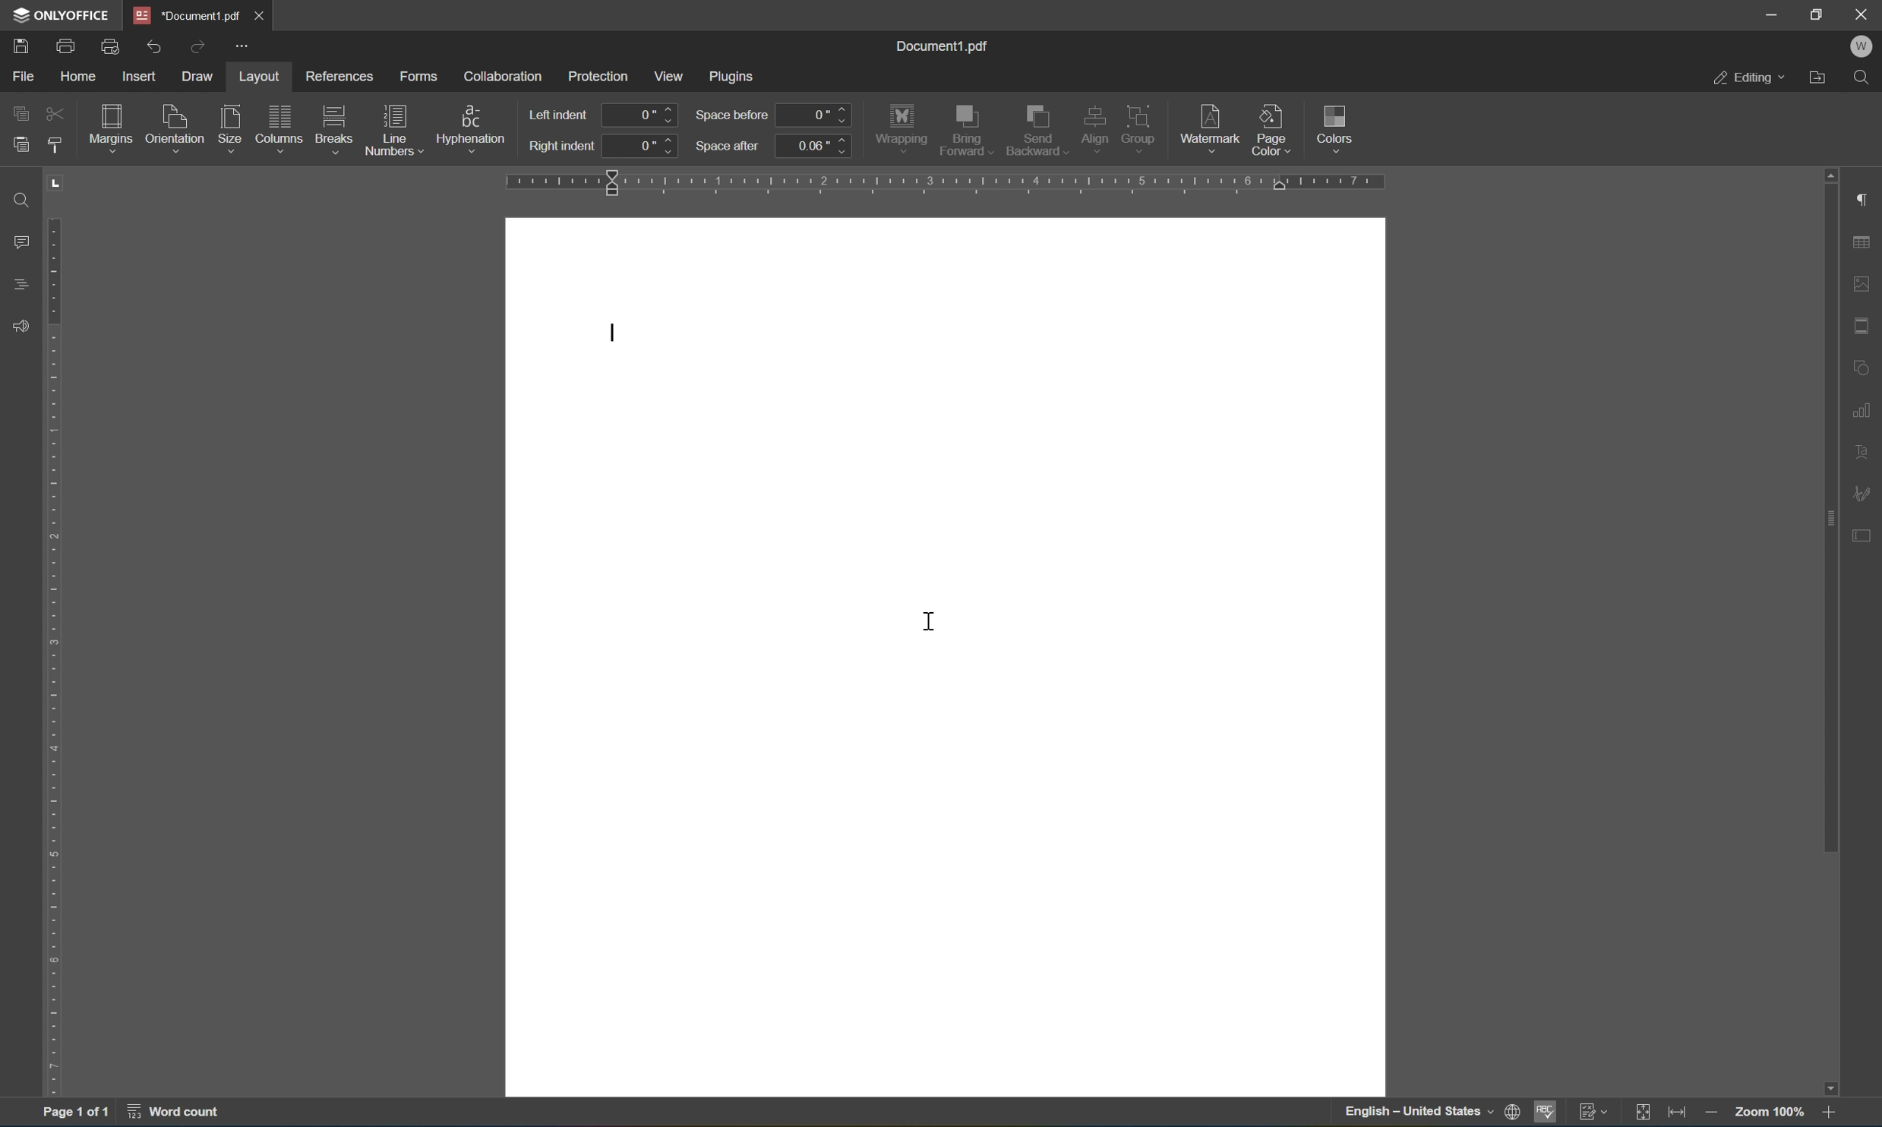 This screenshot has height=1127, width=1882. I want to click on layout, so click(257, 74).